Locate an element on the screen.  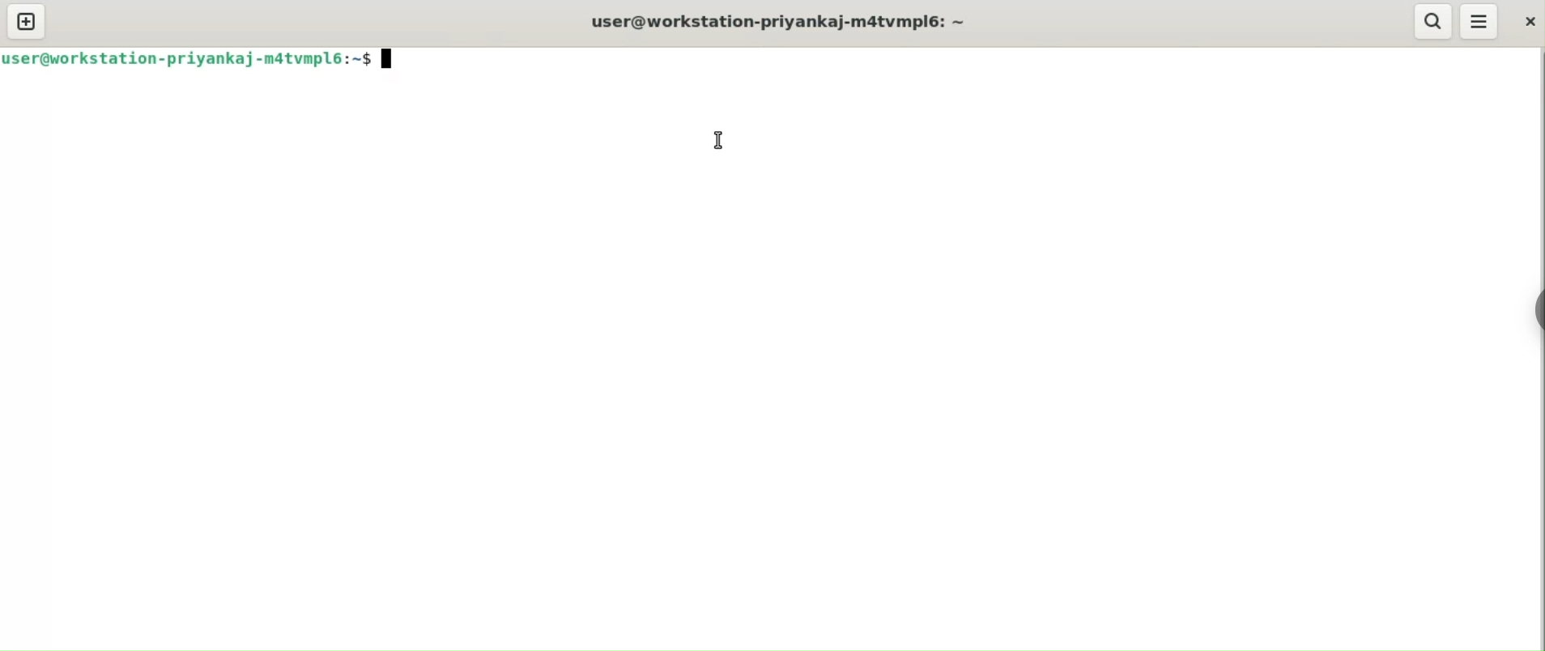
terminal cursor is located at coordinates (387, 58).